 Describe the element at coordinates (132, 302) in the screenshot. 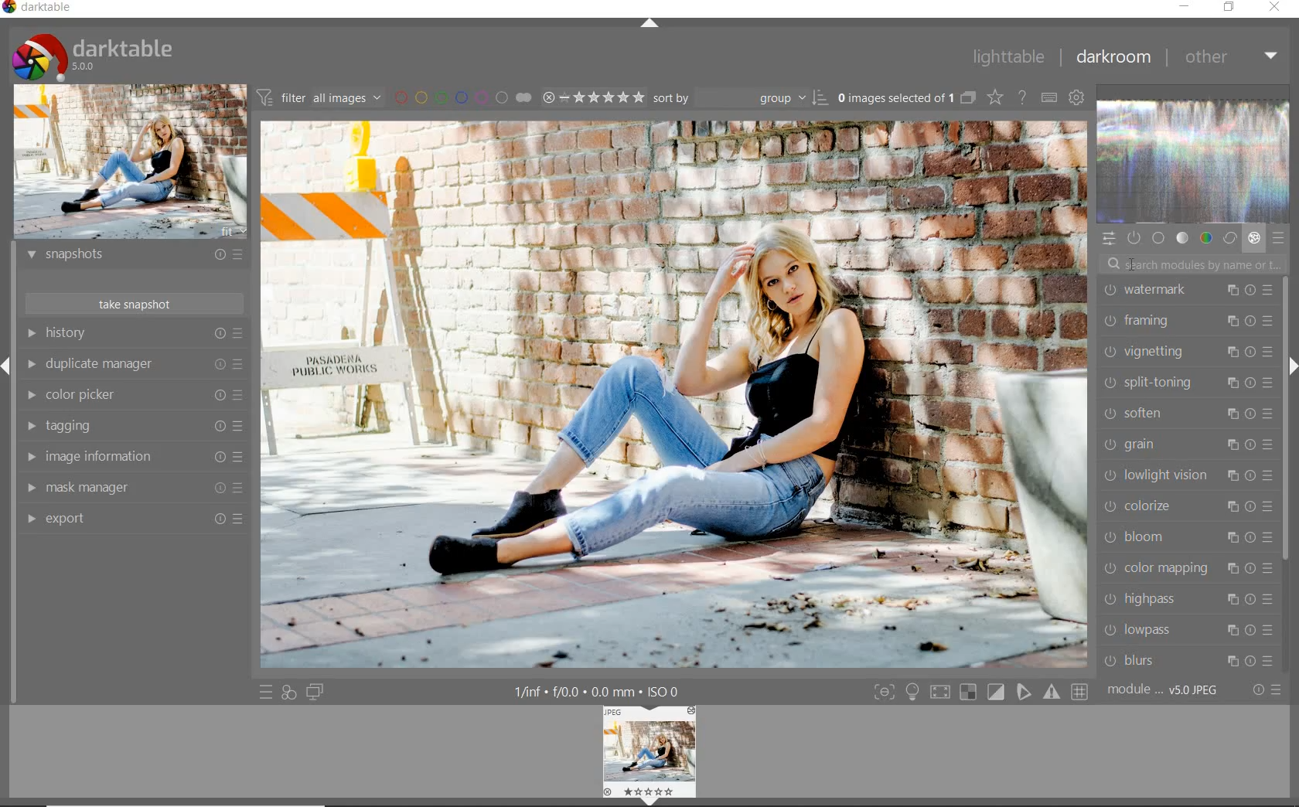

I see `take snapshot` at that location.